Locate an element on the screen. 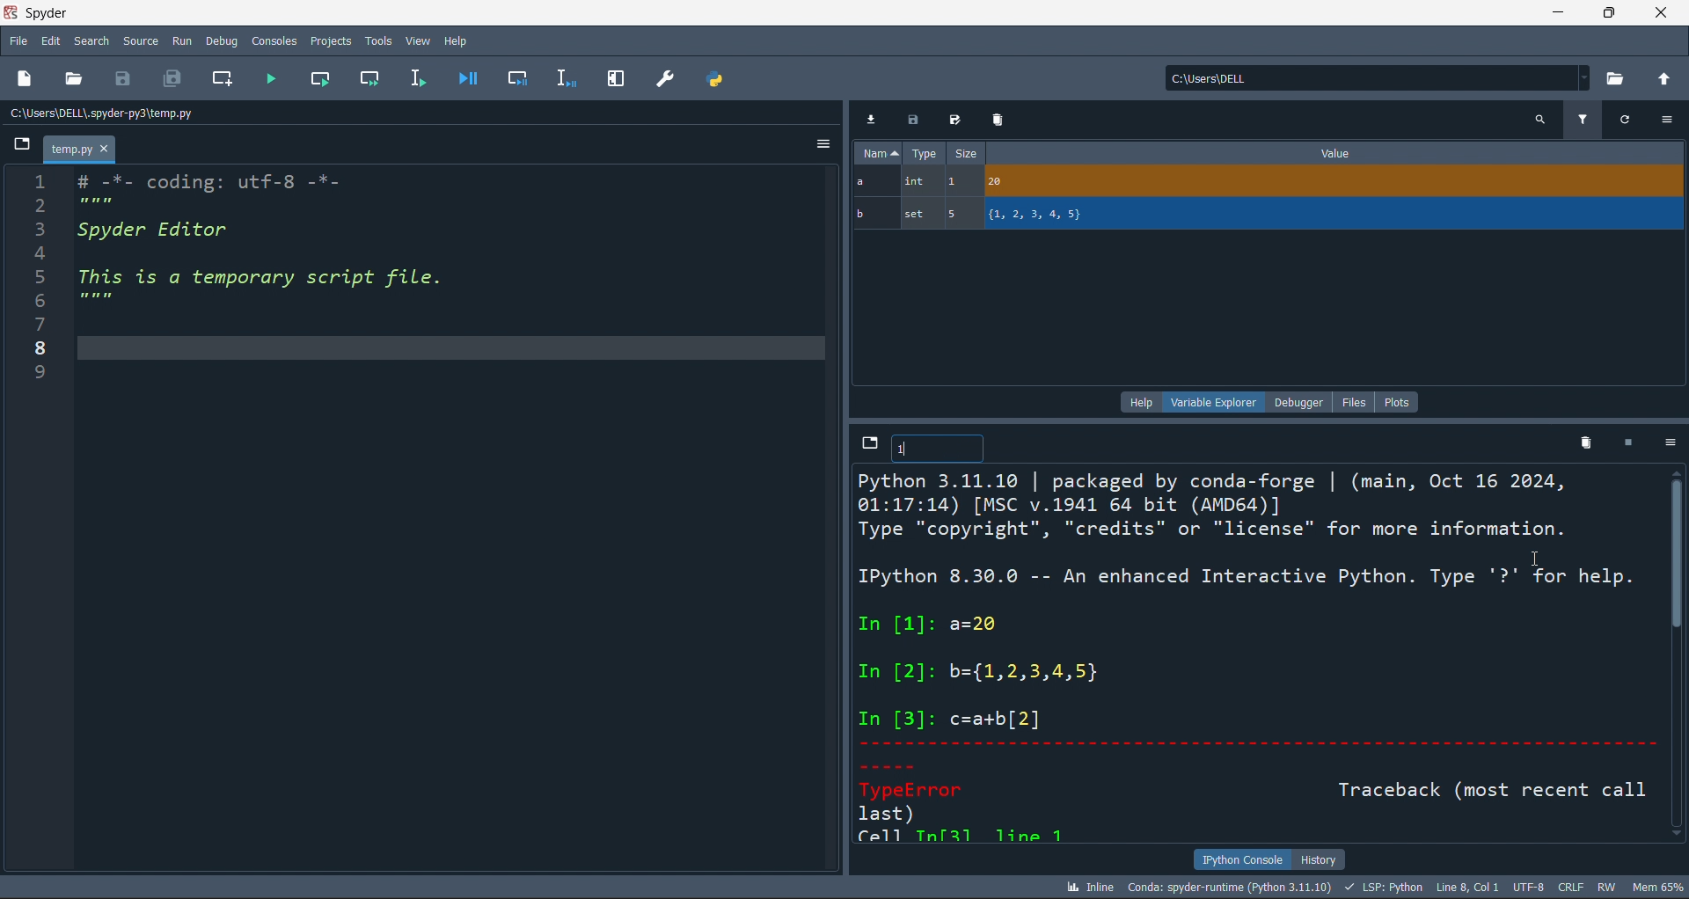 The width and height of the screenshot is (1689, 899). options is located at coordinates (1668, 120).